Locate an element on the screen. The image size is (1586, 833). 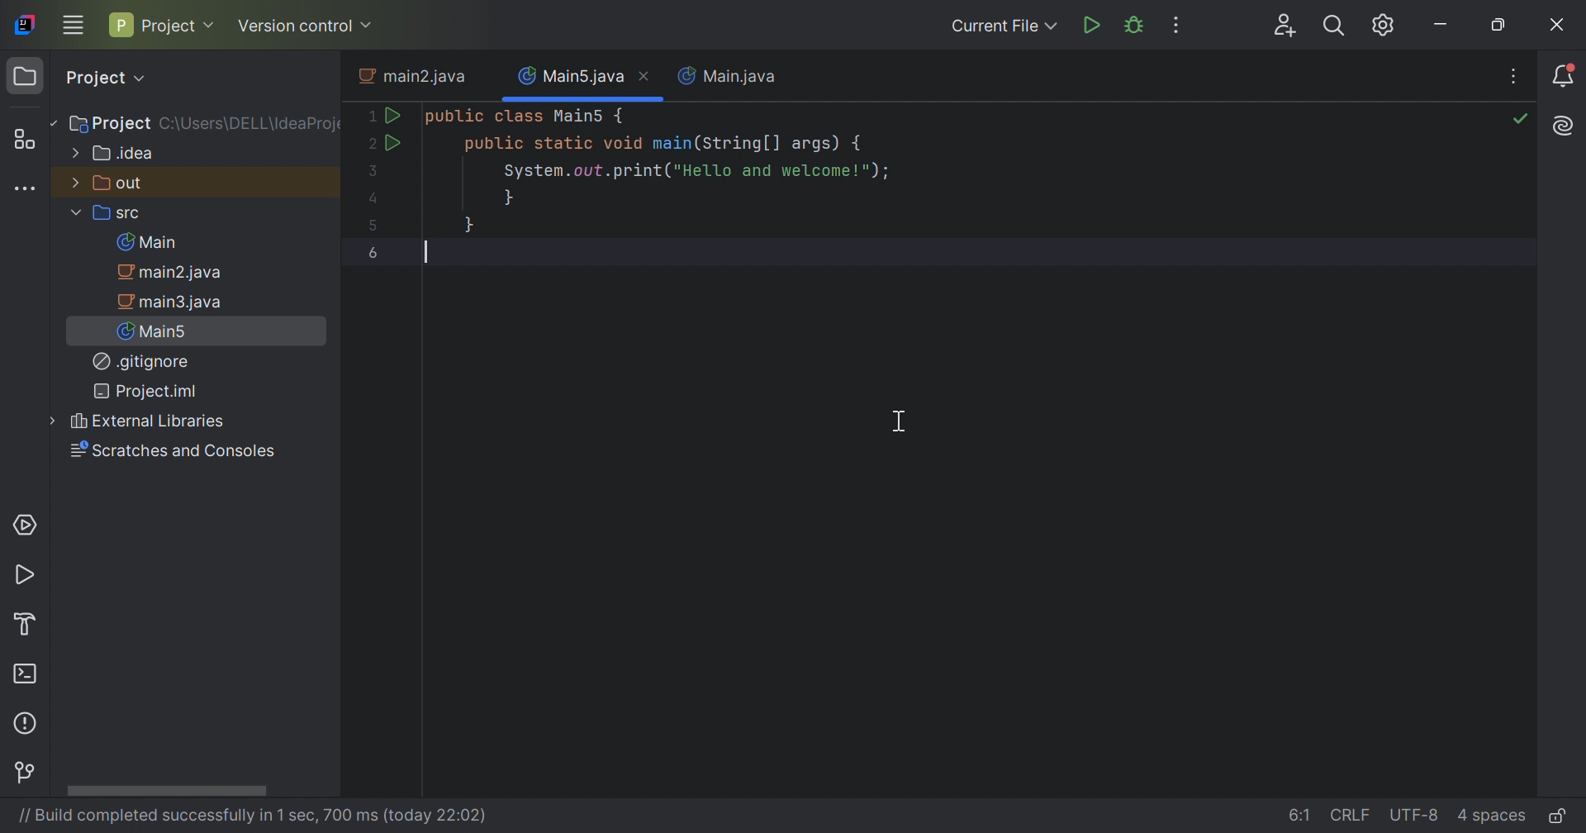
Notifications is located at coordinates (1567, 78).